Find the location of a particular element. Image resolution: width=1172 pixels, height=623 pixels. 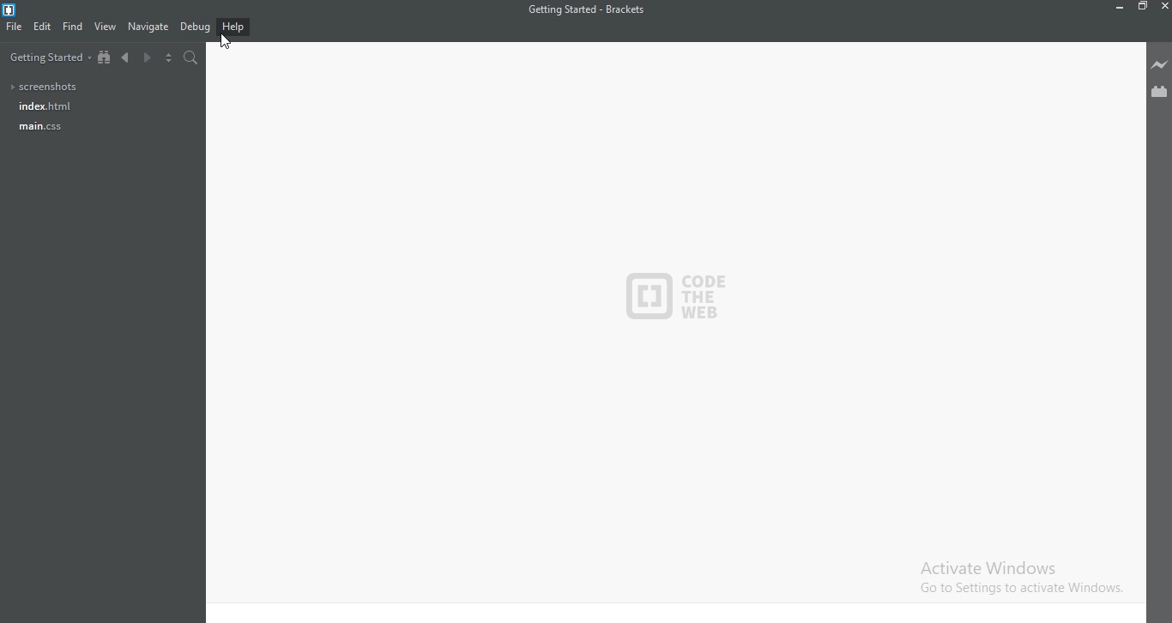

Split the editor vertically or horizontally is located at coordinates (170, 57).